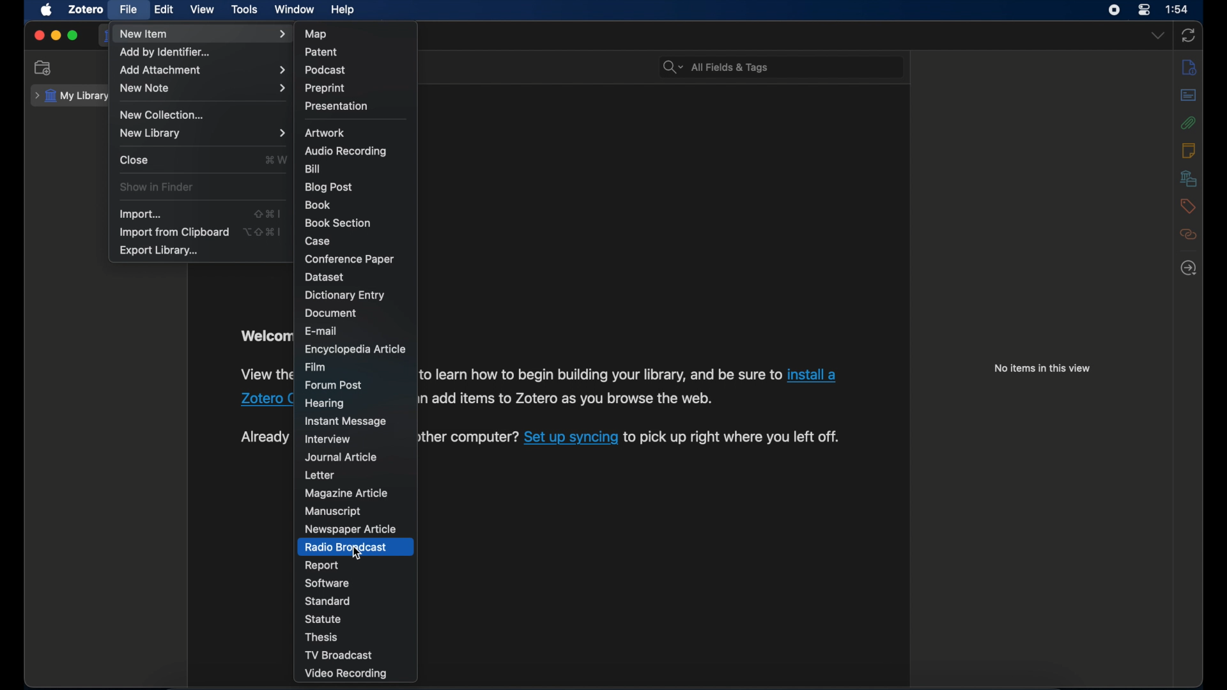 This screenshot has width=1227, height=690. Describe the element at coordinates (329, 187) in the screenshot. I see `blog post` at that location.